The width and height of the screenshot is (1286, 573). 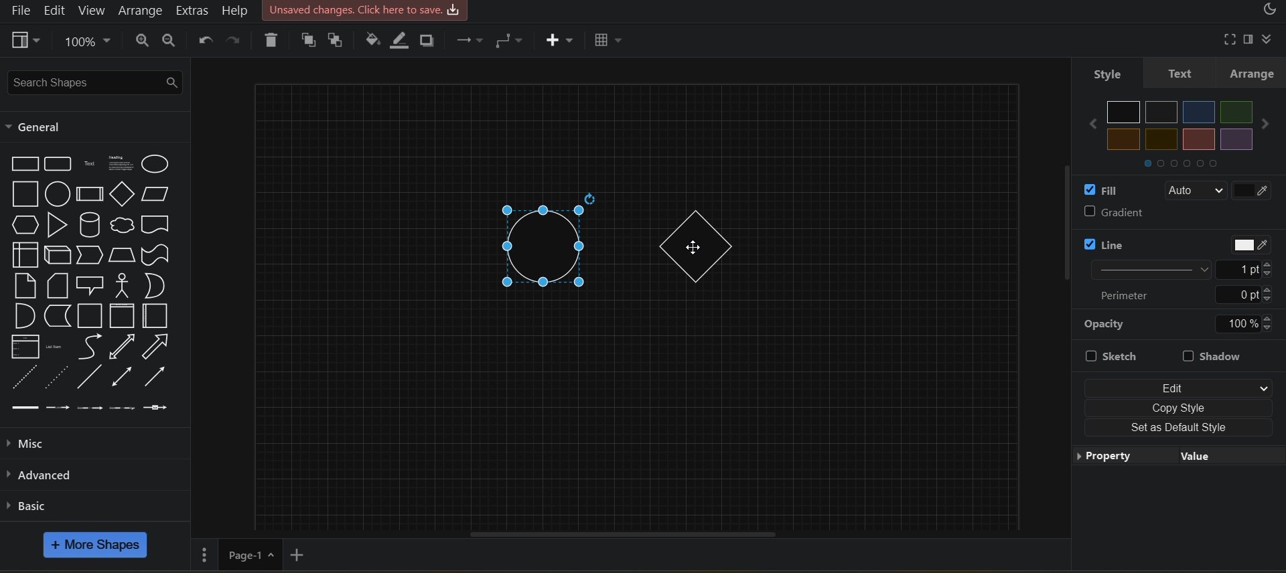 What do you see at coordinates (1248, 39) in the screenshot?
I see `format` at bounding box center [1248, 39].